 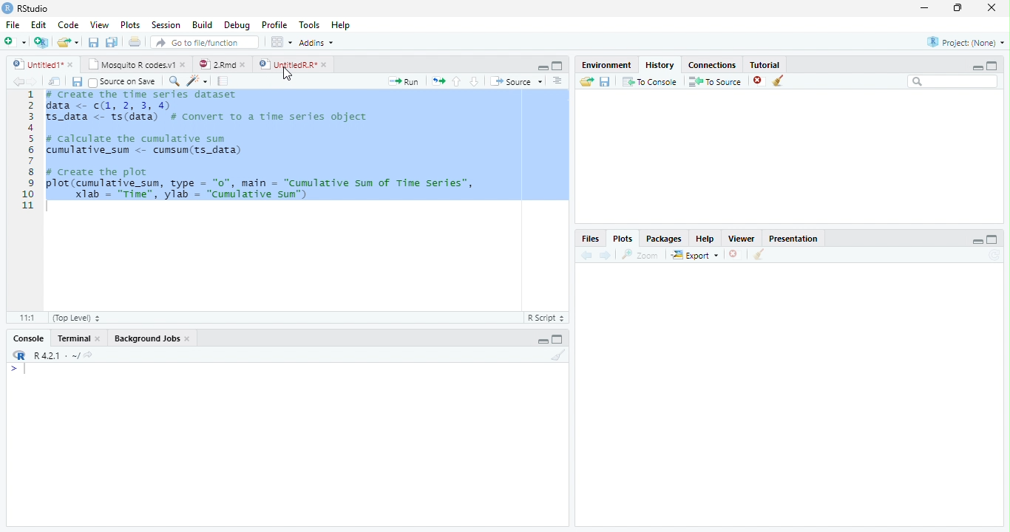 I want to click on Viewer, so click(x=740, y=240).